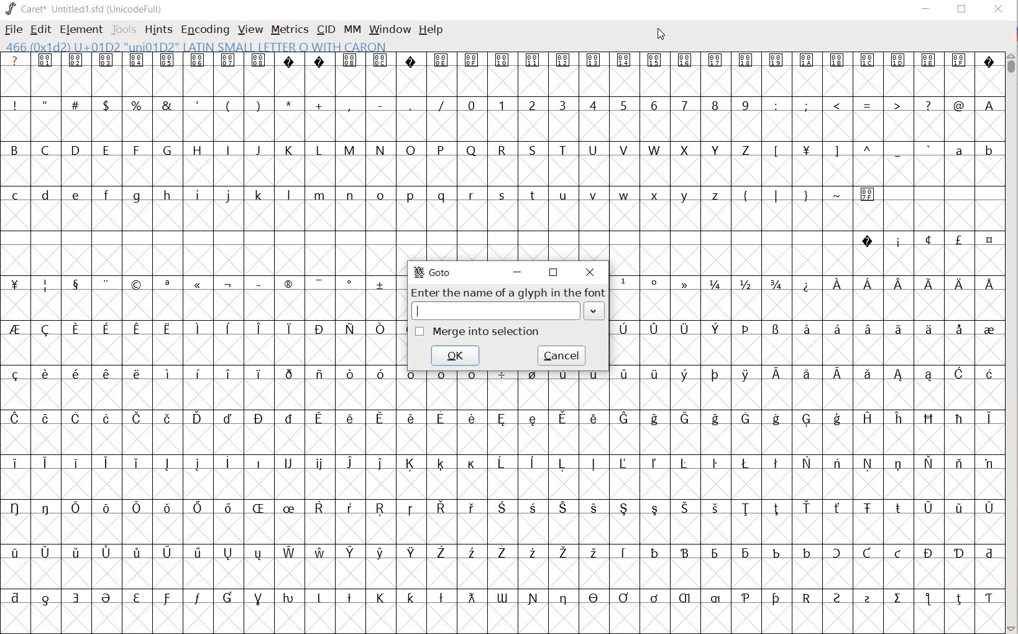 This screenshot has width=1018, height=634. I want to click on VIEW, so click(250, 30).